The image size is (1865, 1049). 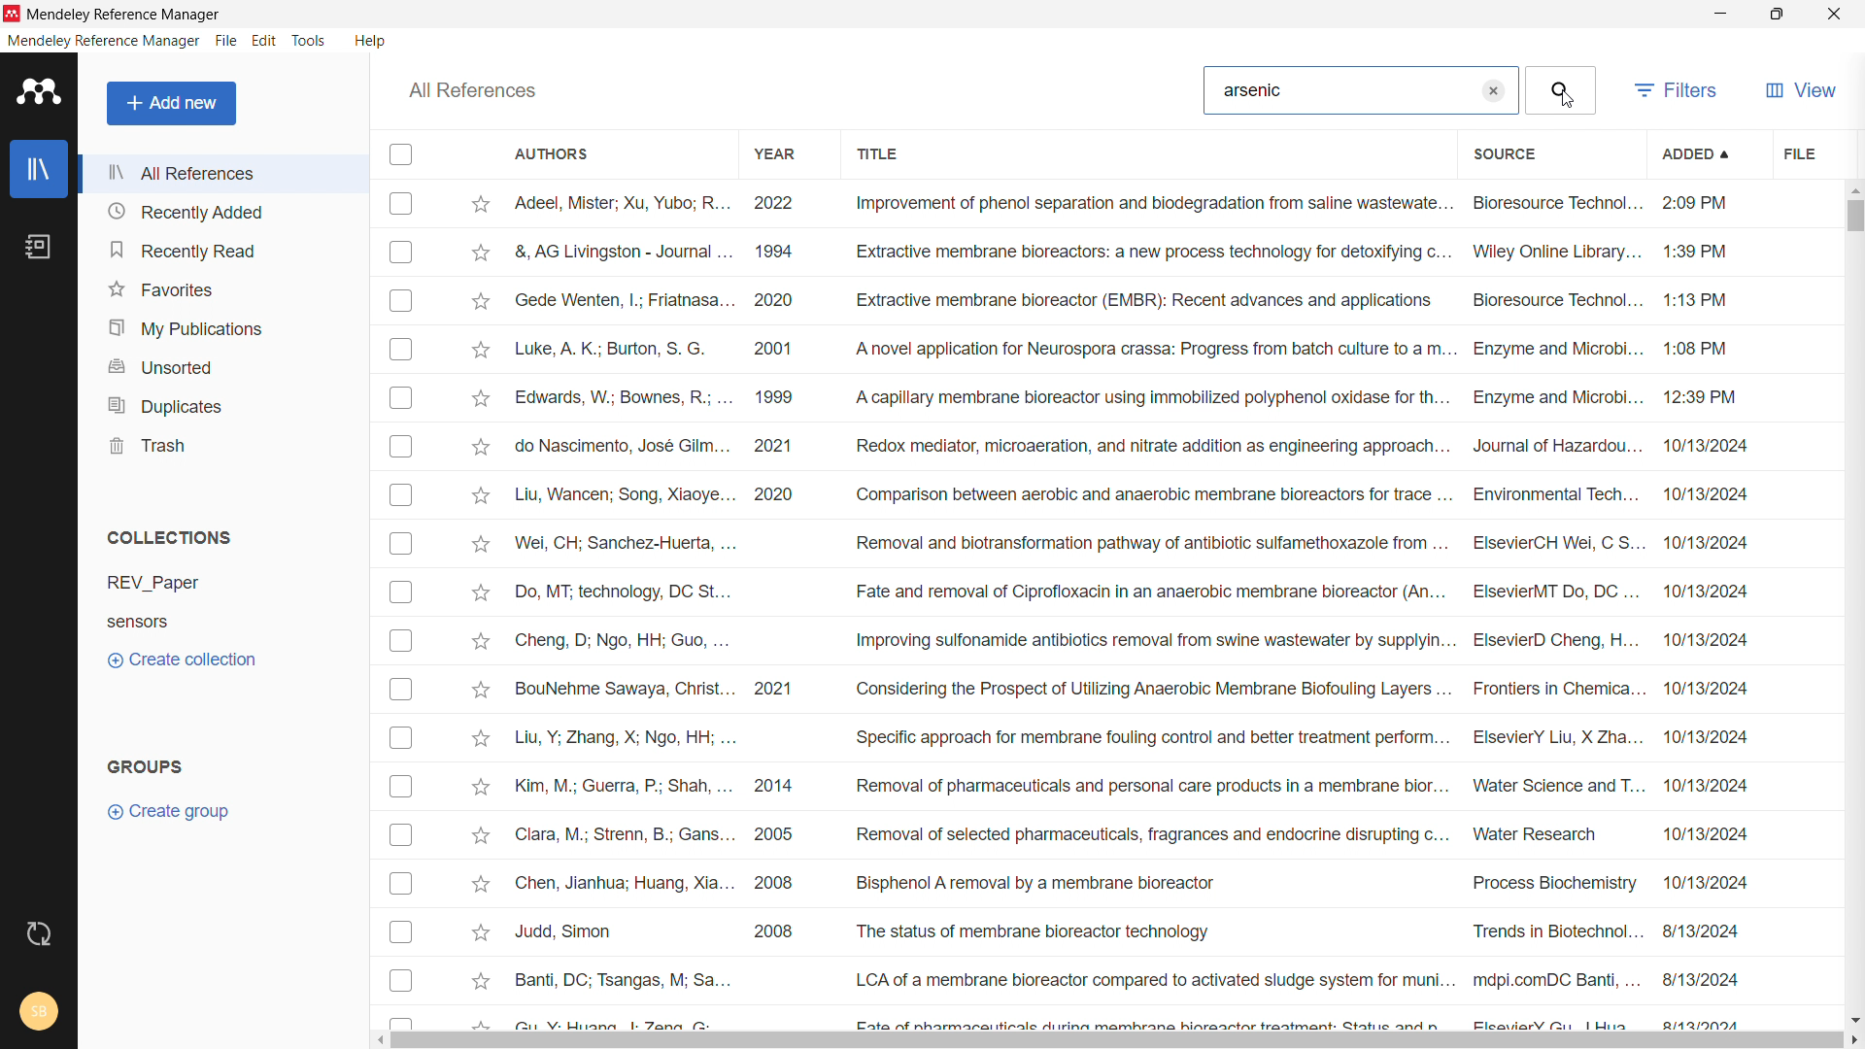 I want to click on Sensors, so click(x=142, y=619).